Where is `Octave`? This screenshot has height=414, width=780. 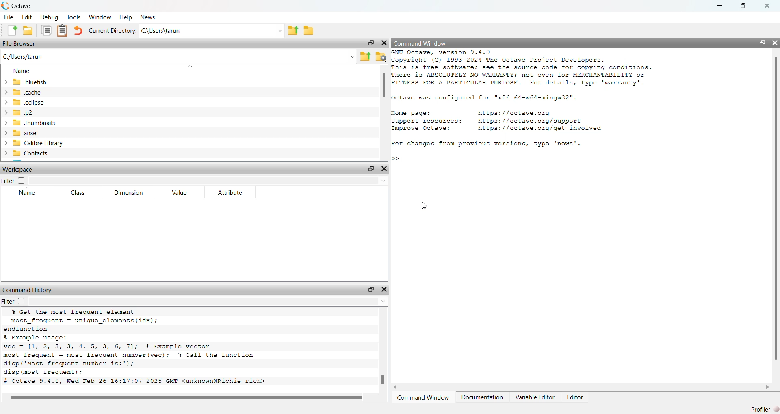 Octave is located at coordinates (22, 6).